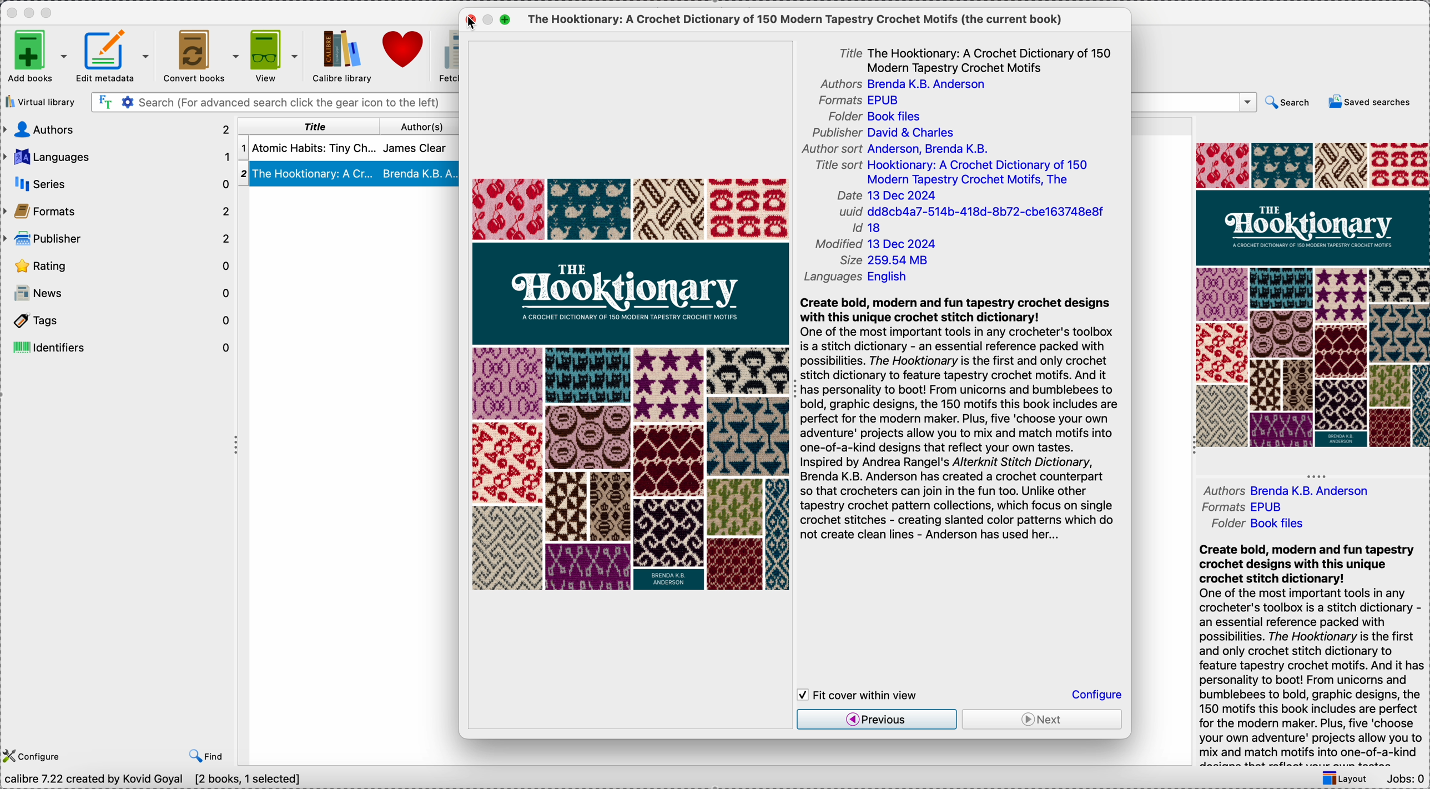 This screenshot has width=1430, height=789. Describe the element at coordinates (31, 13) in the screenshot. I see `minimize Calibre` at that location.